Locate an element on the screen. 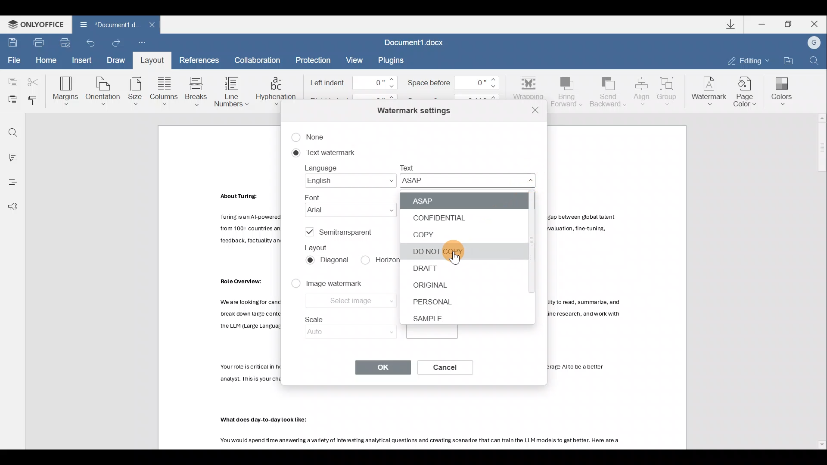 The image size is (827, 465). pointer cursor is located at coordinates (454, 259).